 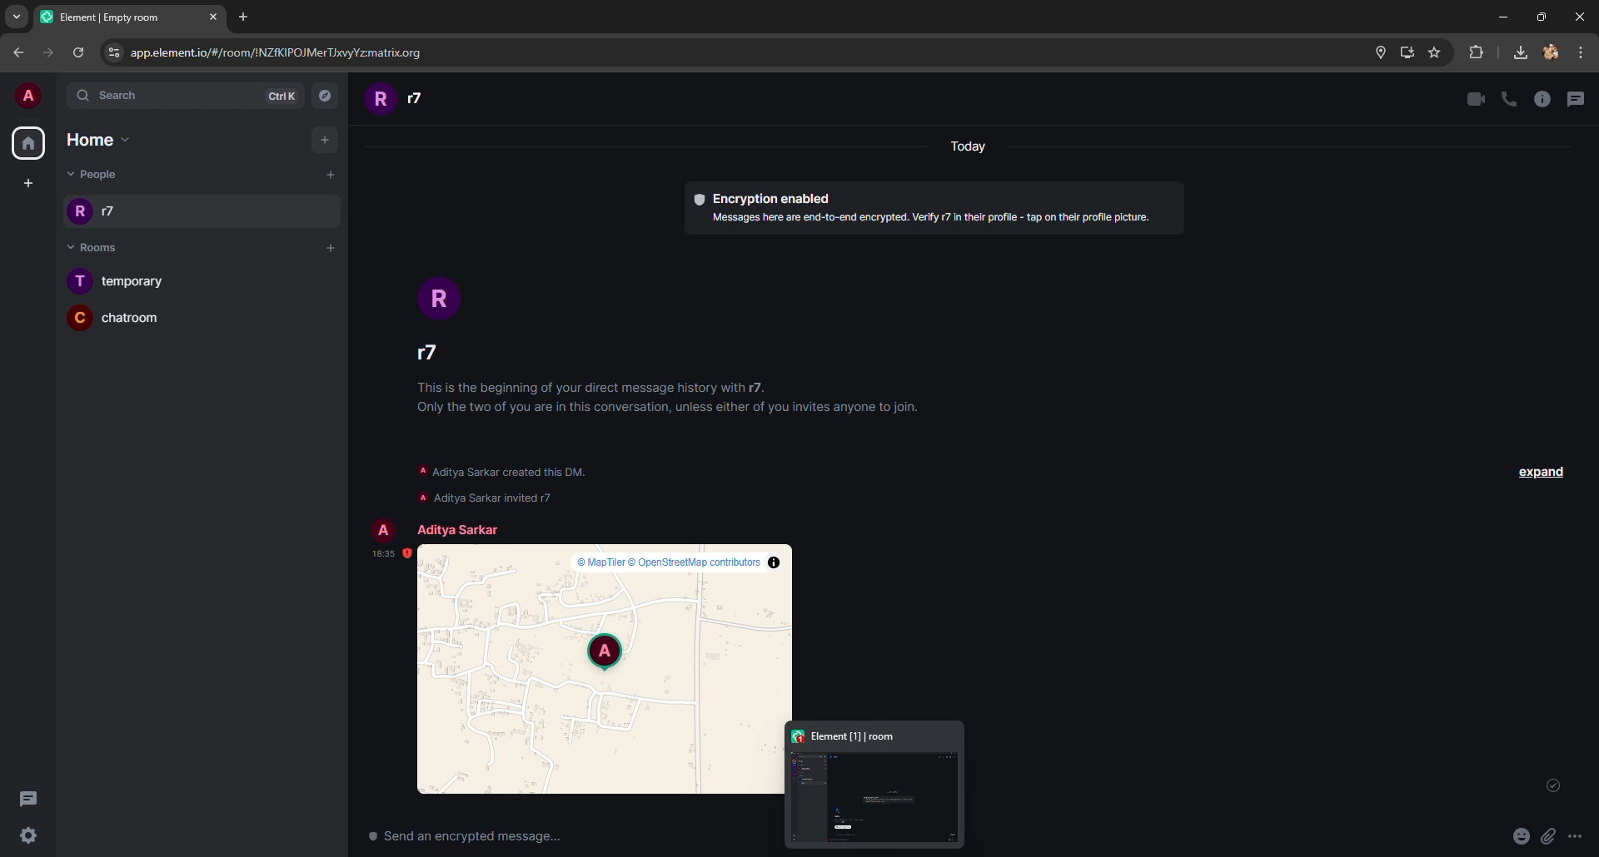 I want to click on text, so click(x=501, y=483).